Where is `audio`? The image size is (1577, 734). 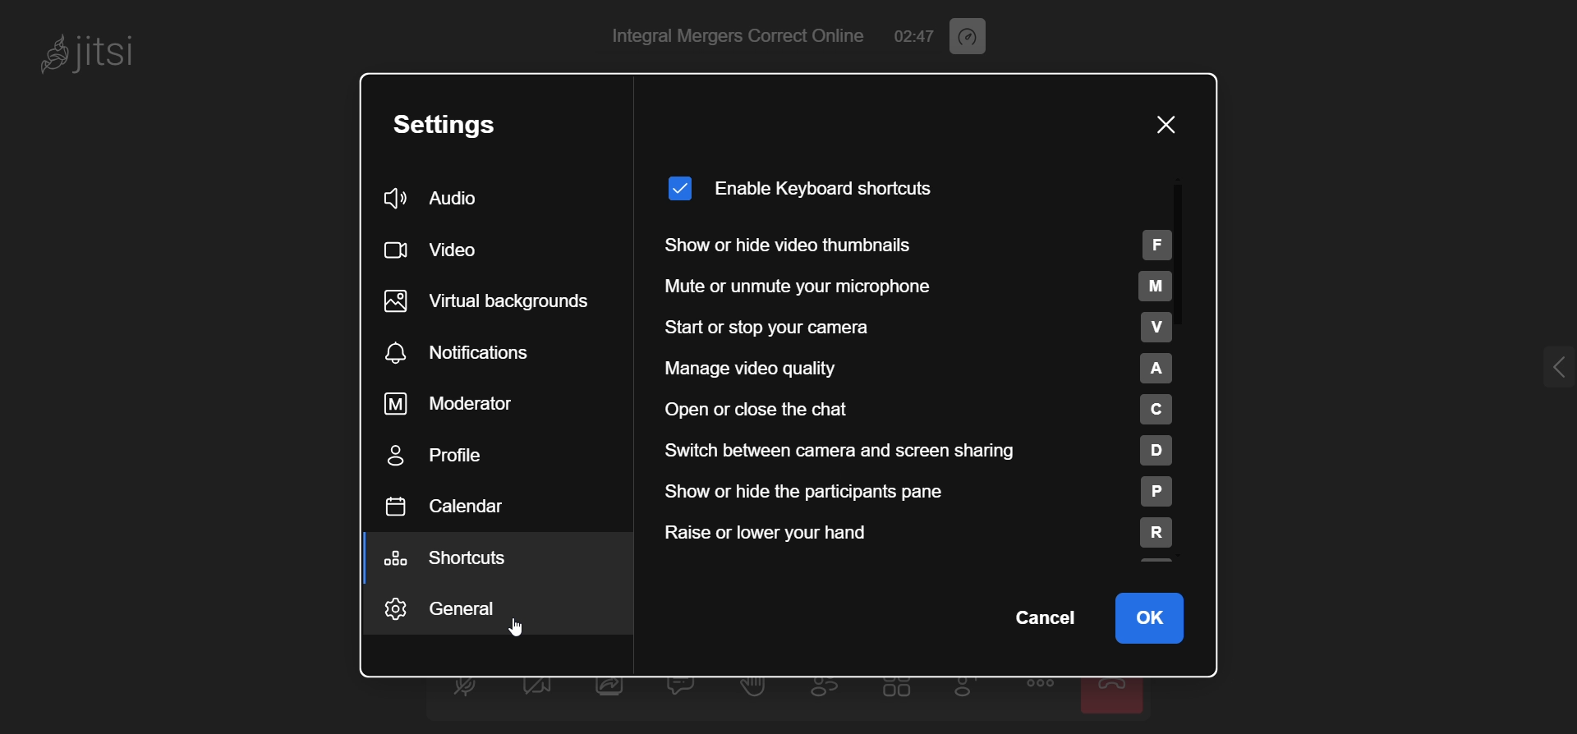
audio is located at coordinates (448, 196).